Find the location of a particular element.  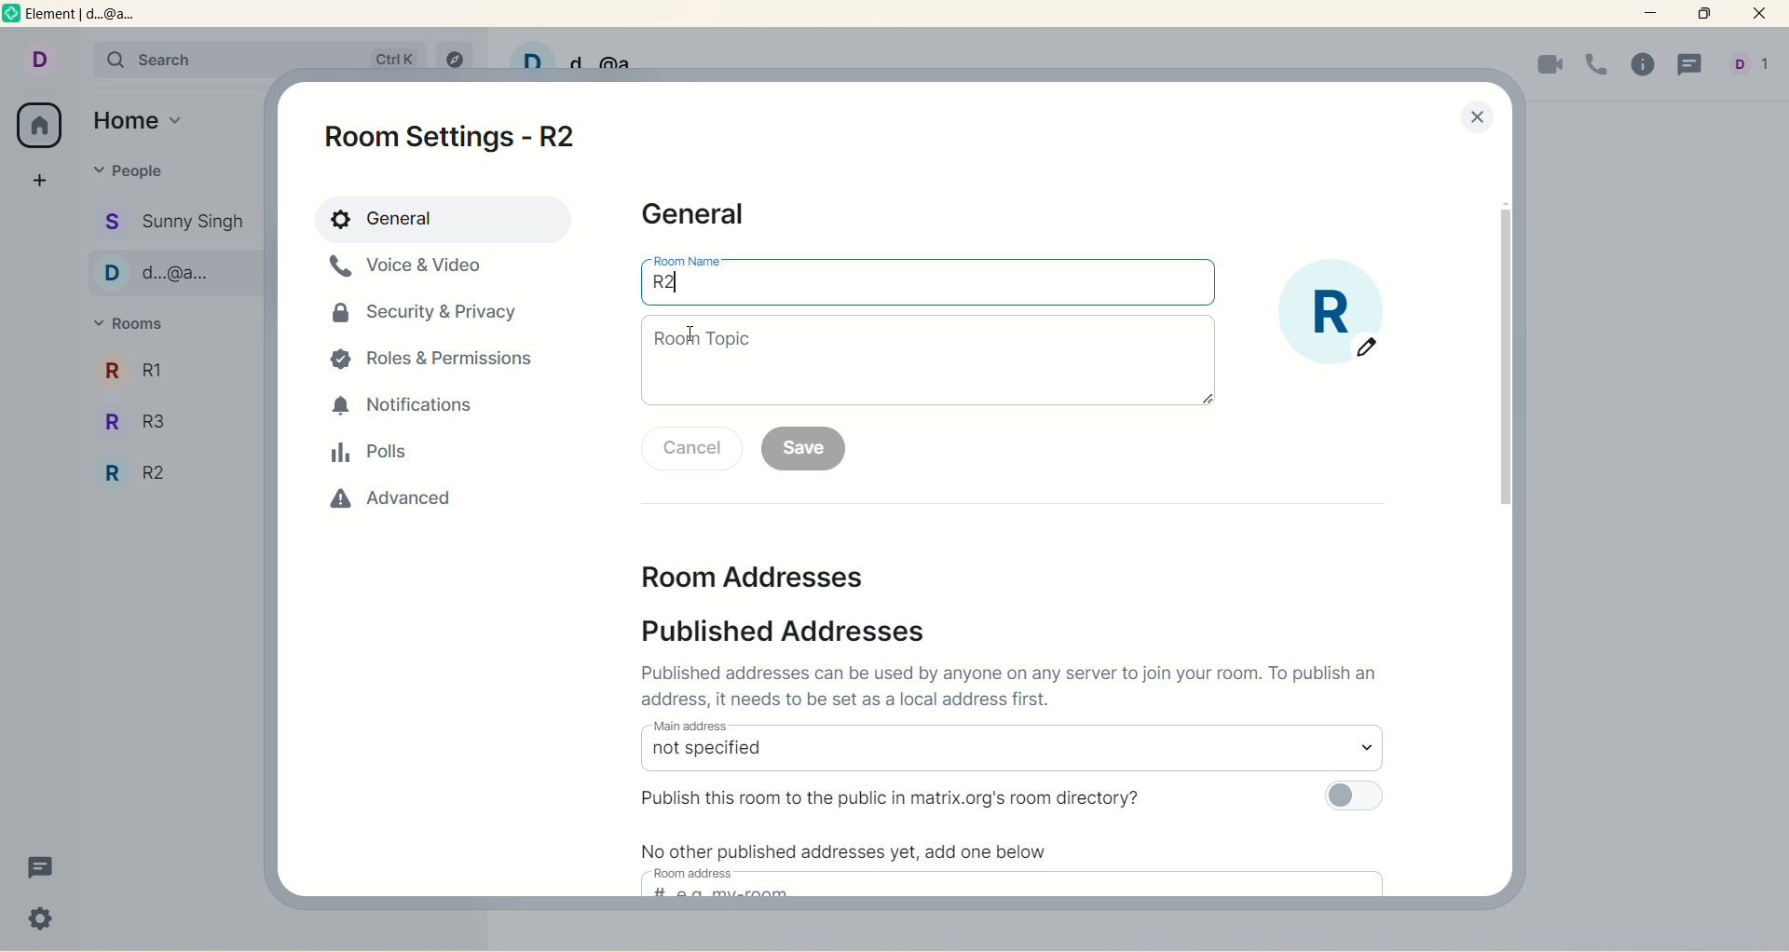

general is located at coordinates (701, 216).